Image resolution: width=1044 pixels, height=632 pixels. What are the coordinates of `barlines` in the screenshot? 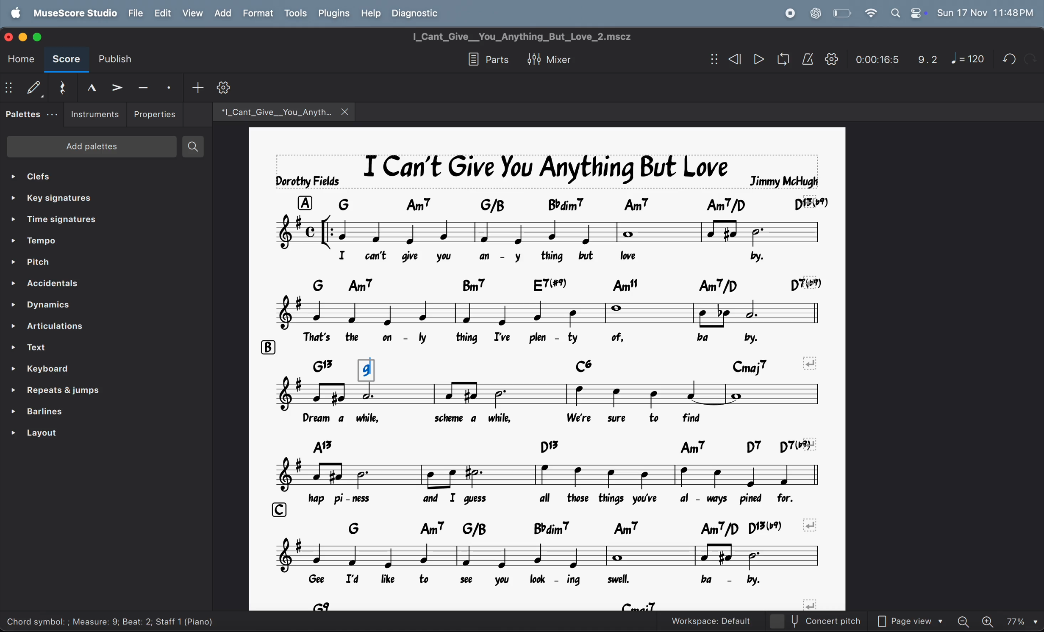 It's located at (86, 413).